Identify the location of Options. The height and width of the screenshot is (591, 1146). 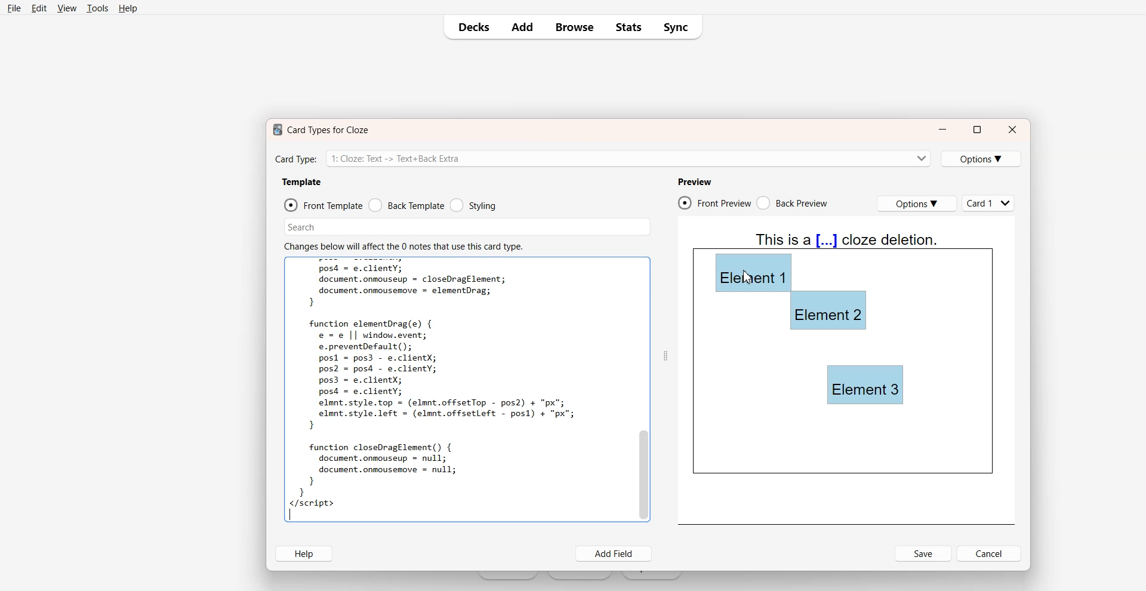
(916, 204).